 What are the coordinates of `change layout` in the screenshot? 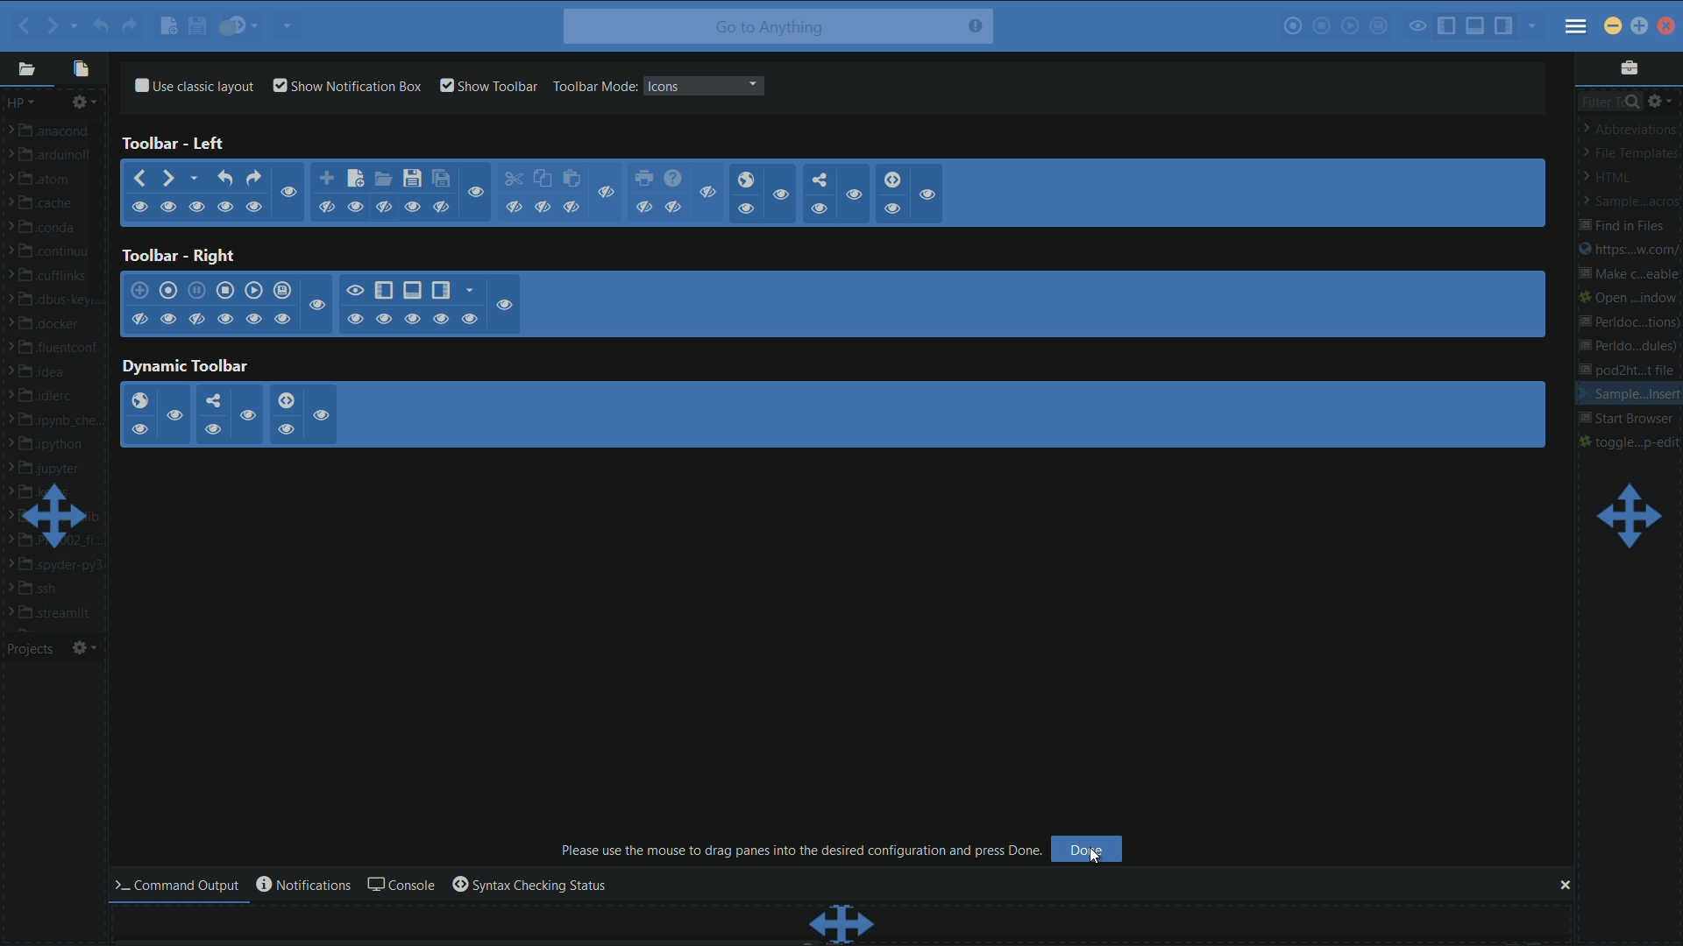 It's located at (1627, 517).